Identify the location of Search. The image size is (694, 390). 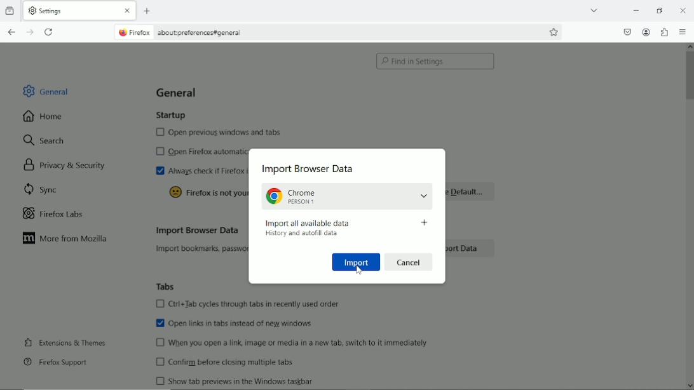
(44, 139).